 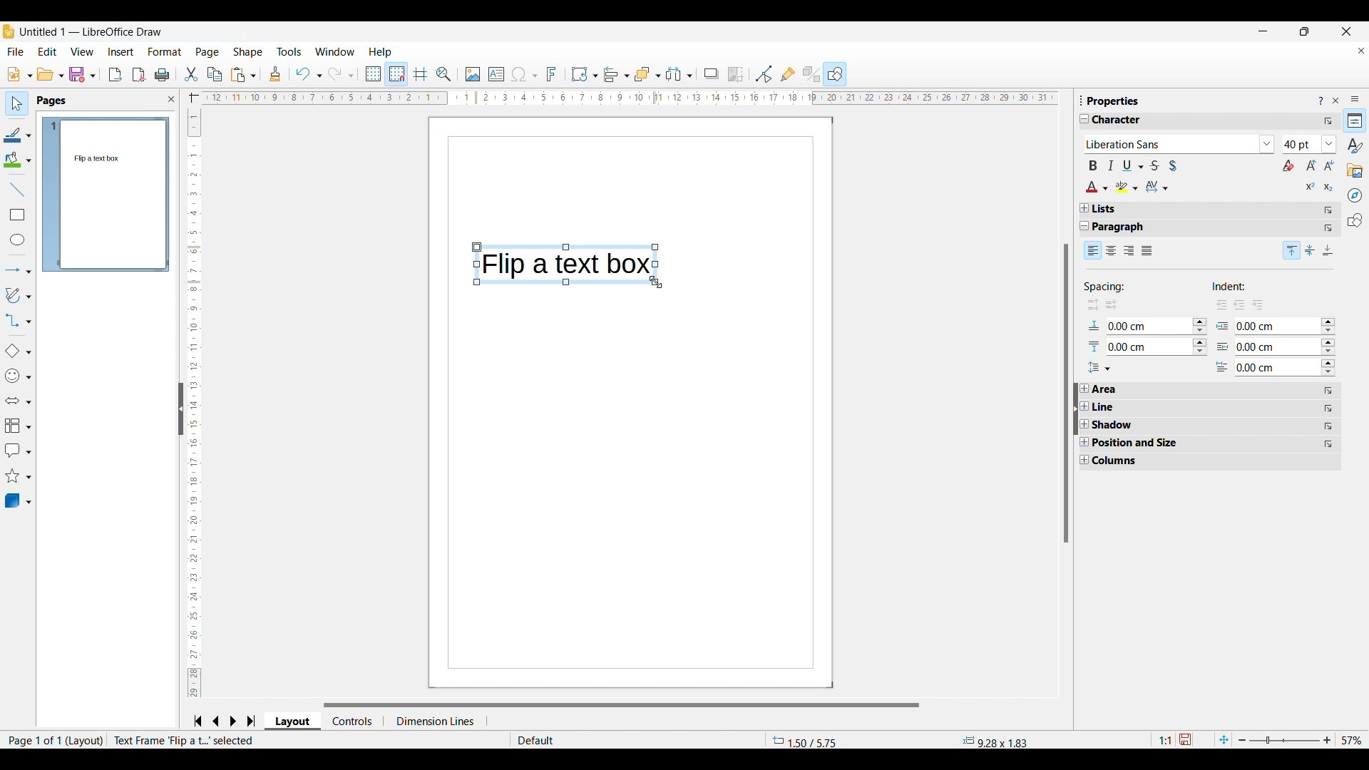 What do you see at coordinates (1311, 250) in the screenshot?
I see `Center alignment` at bounding box center [1311, 250].